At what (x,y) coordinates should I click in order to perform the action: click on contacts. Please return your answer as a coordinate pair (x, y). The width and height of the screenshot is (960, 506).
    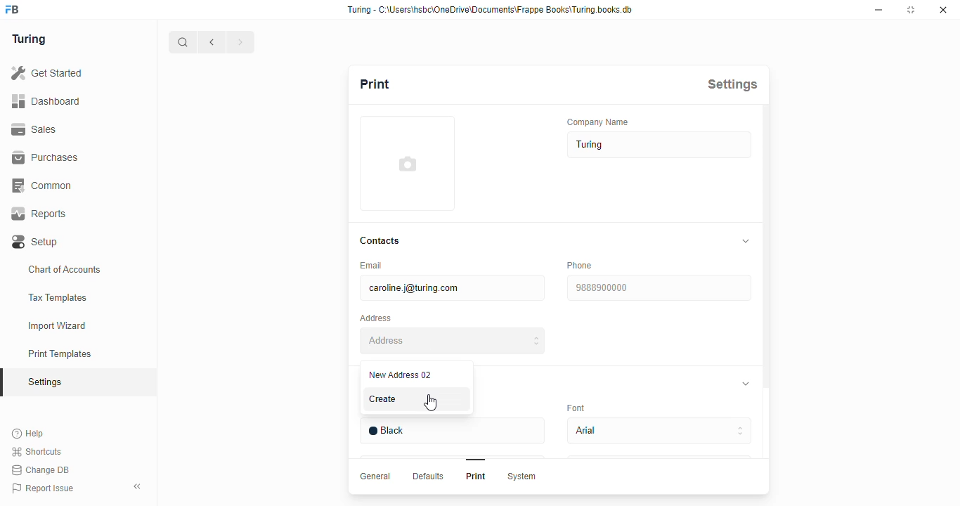
    Looking at the image, I should click on (381, 241).